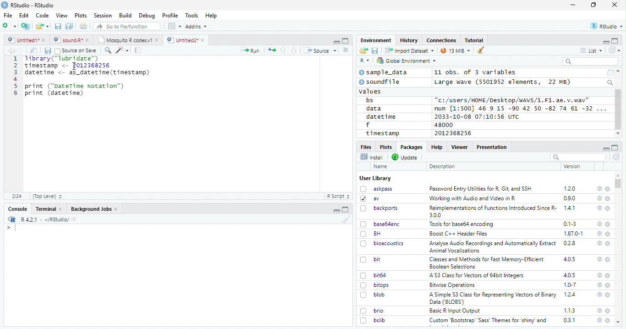 The width and height of the screenshot is (626, 329). Describe the element at coordinates (462, 224) in the screenshot. I see `Tools for baseb4 encoding` at that location.